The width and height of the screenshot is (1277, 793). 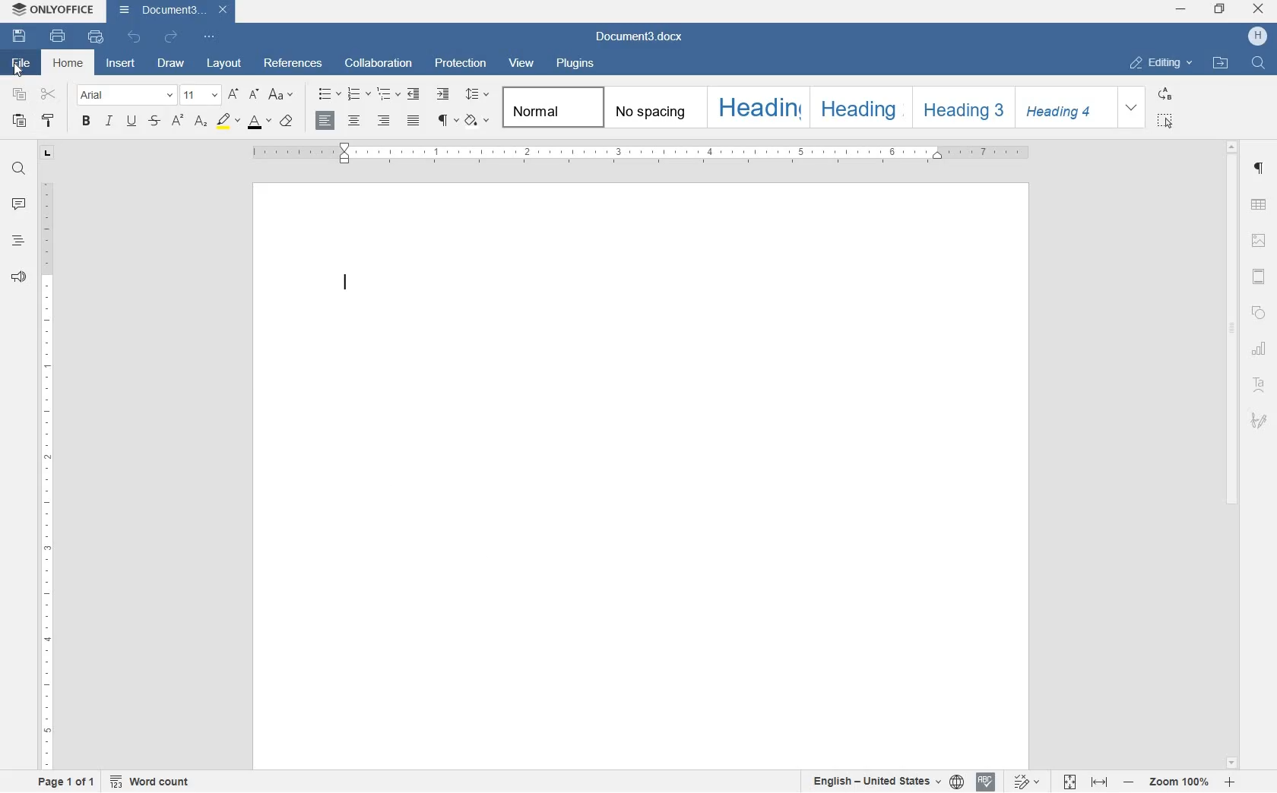 I want to click on fit to width, so click(x=1100, y=779).